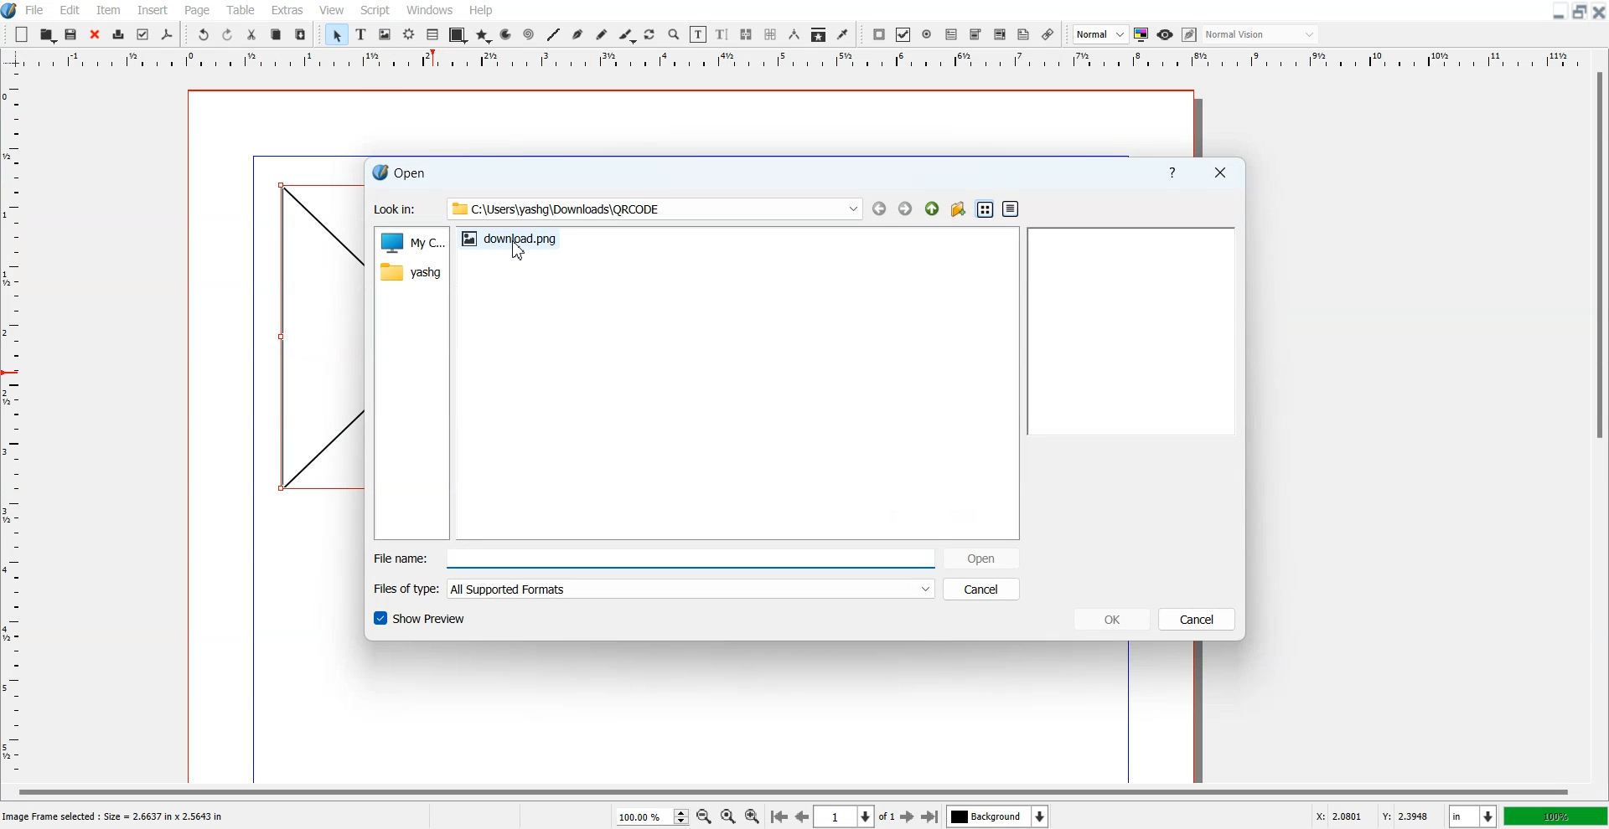 This screenshot has height=829, width=1609. What do you see at coordinates (650, 35) in the screenshot?
I see `Rotate Item` at bounding box center [650, 35].